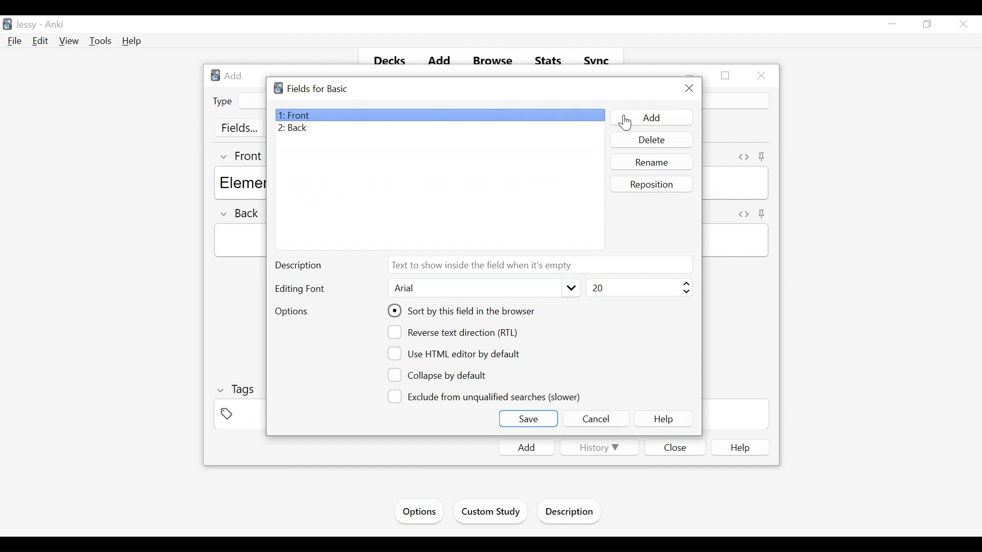 This screenshot has height=552, width=982. I want to click on (un)select Sort tis field in the browser, so click(463, 311).